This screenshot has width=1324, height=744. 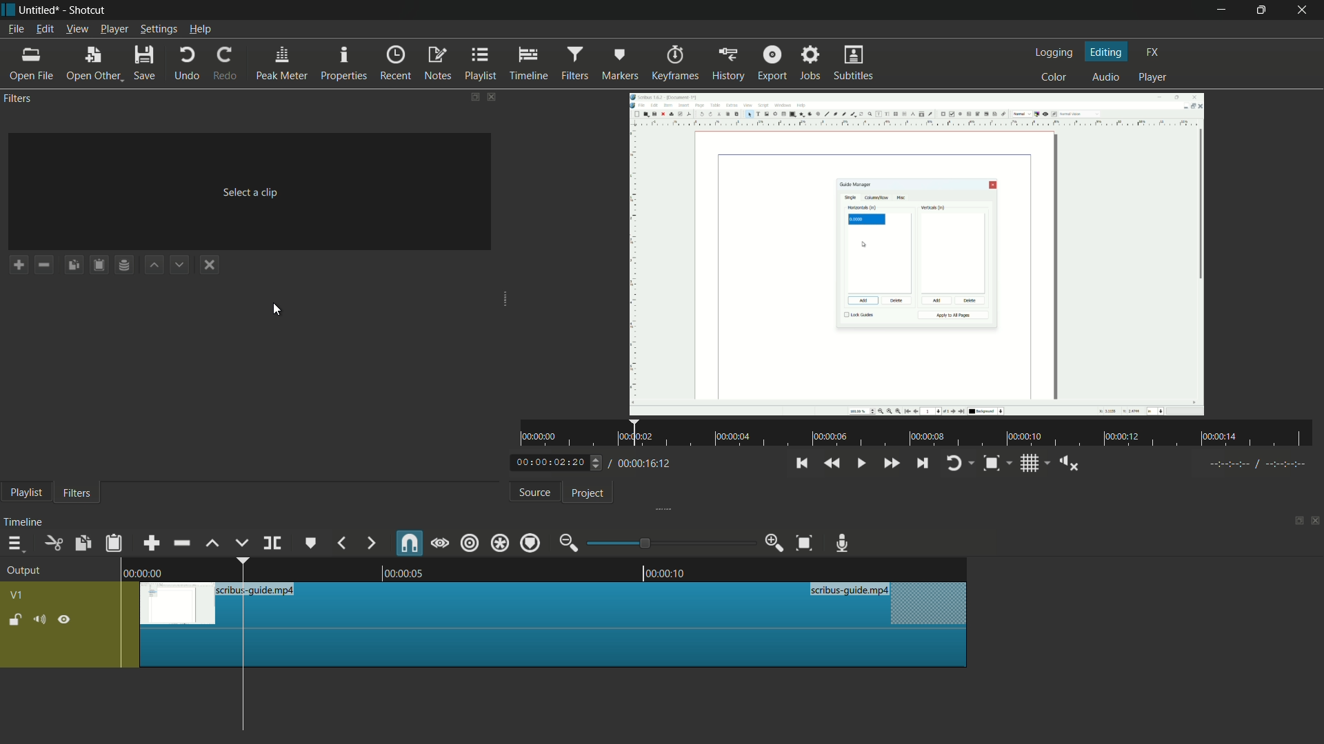 What do you see at coordinates (44, 29) in the screenshot?
I see `edit menu` at bounding box center [44, 29].